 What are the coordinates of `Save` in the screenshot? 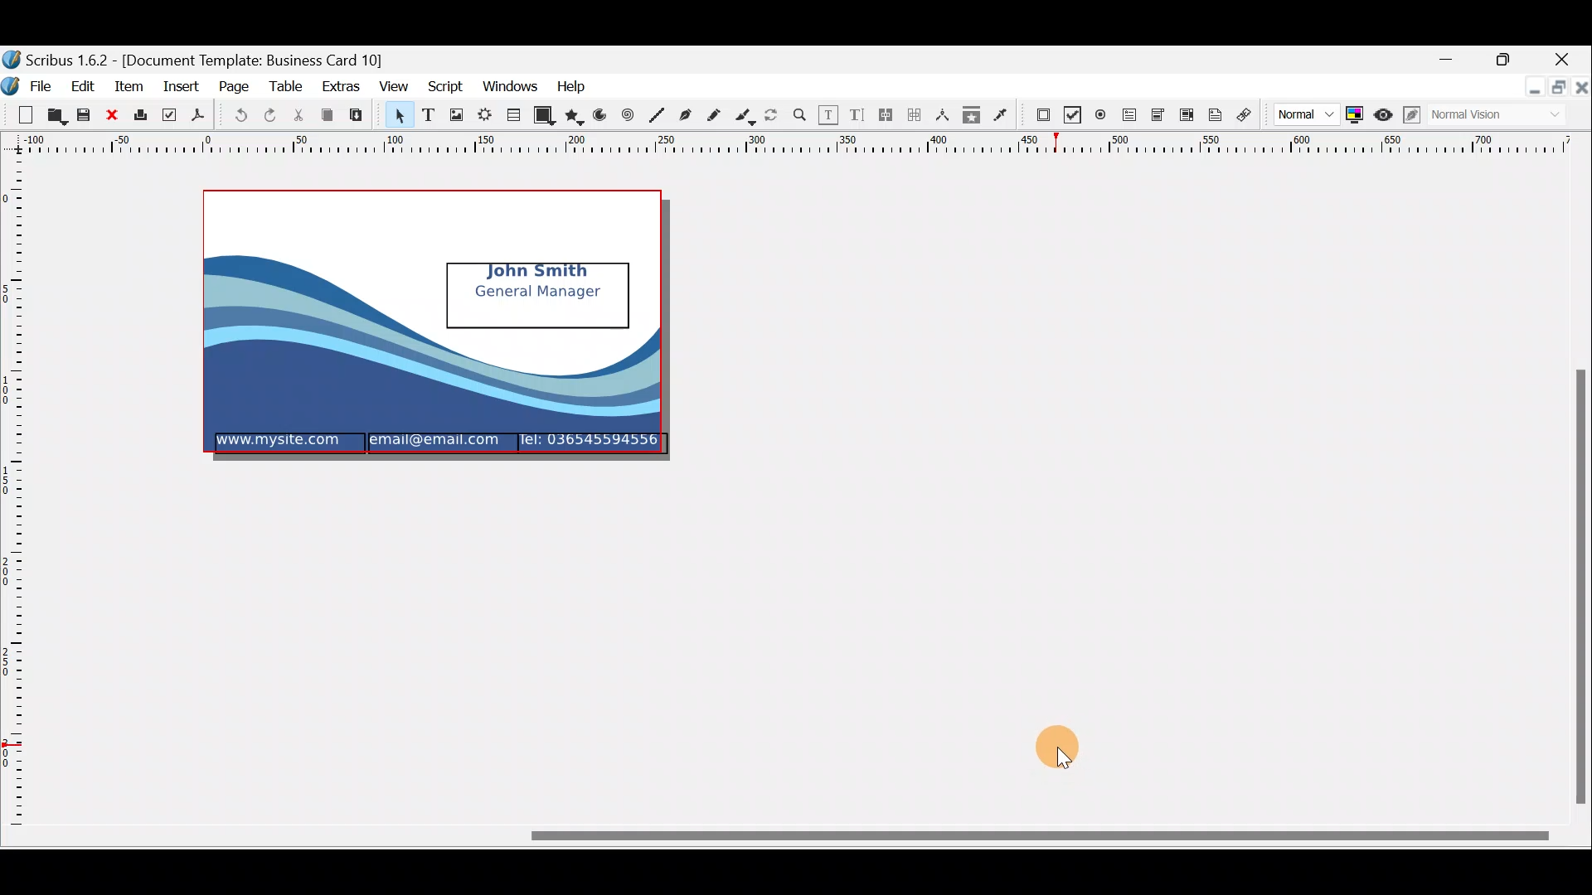 It's located at (82, 115).